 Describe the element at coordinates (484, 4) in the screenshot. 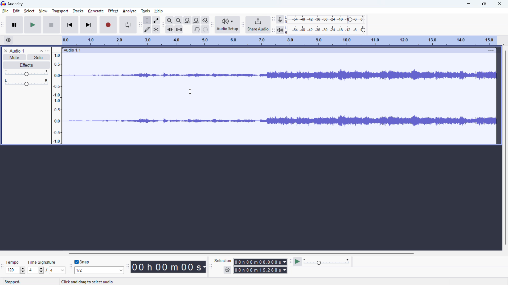

I see `maximize` at that location.